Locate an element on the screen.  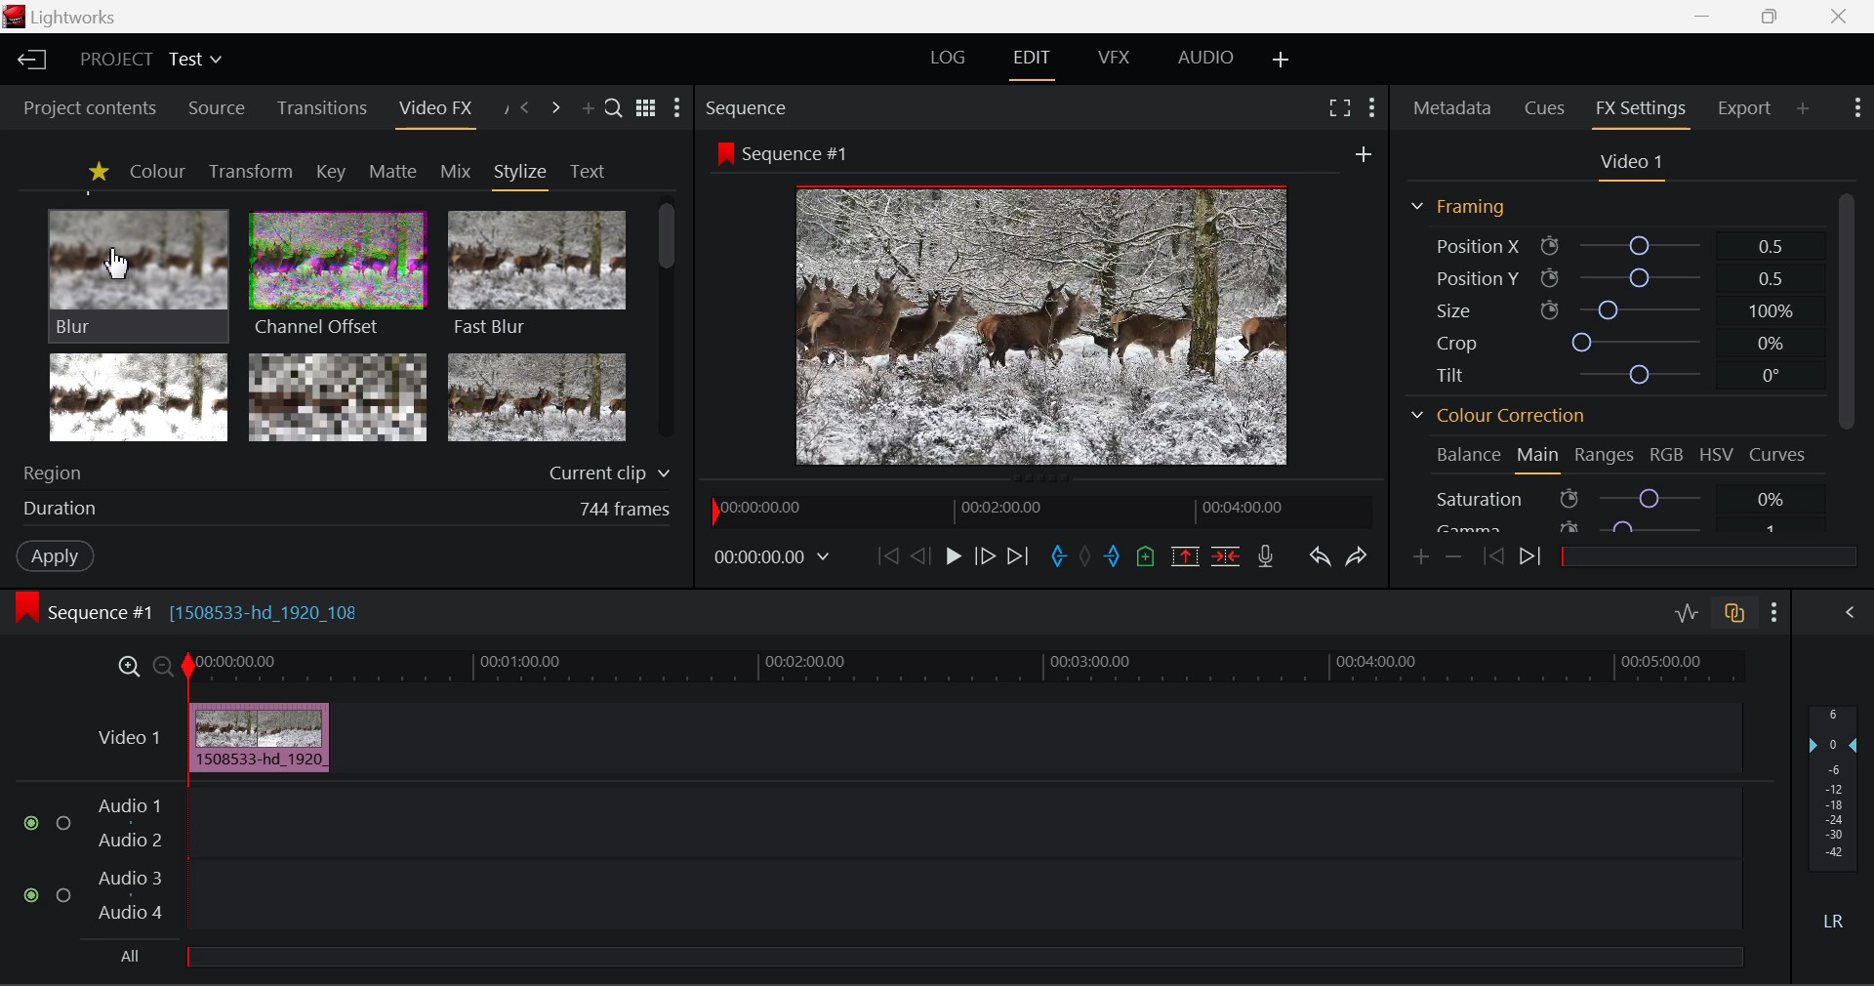
FX Settings Panel Open is located at coordinates (1638, 111).